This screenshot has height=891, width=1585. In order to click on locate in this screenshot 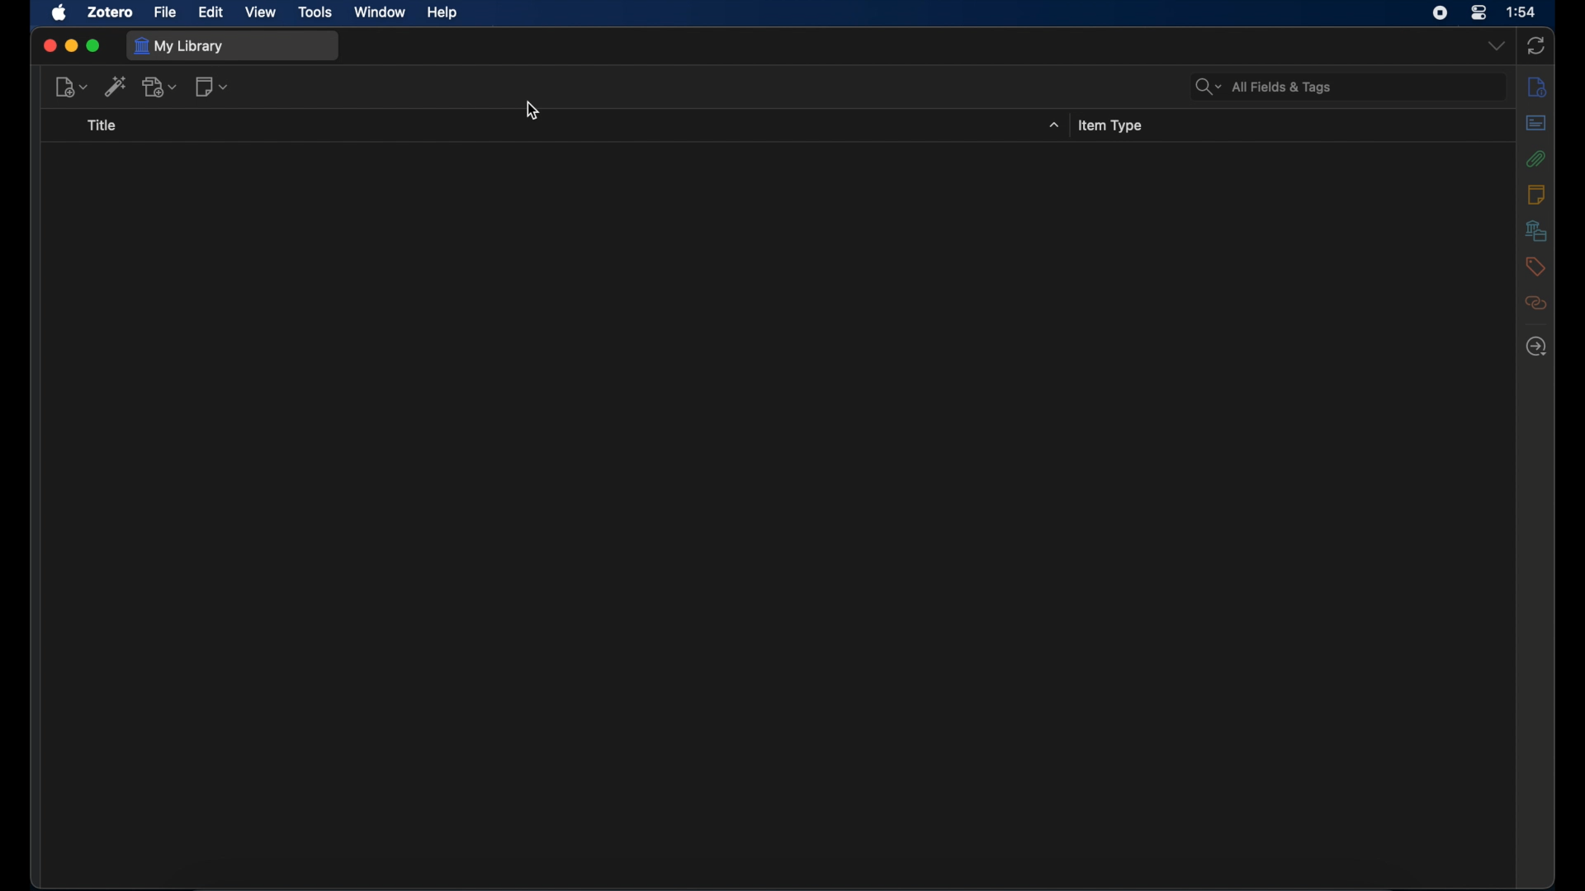, I will do `click(1537, 346)`.